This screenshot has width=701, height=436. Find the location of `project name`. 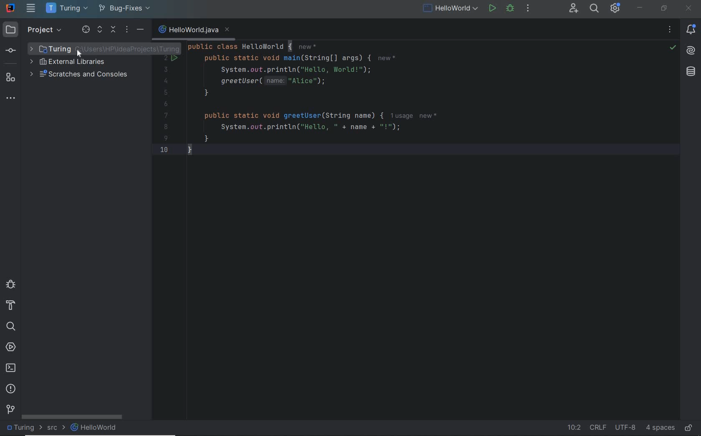

project name is located at coordinates (66, 8).